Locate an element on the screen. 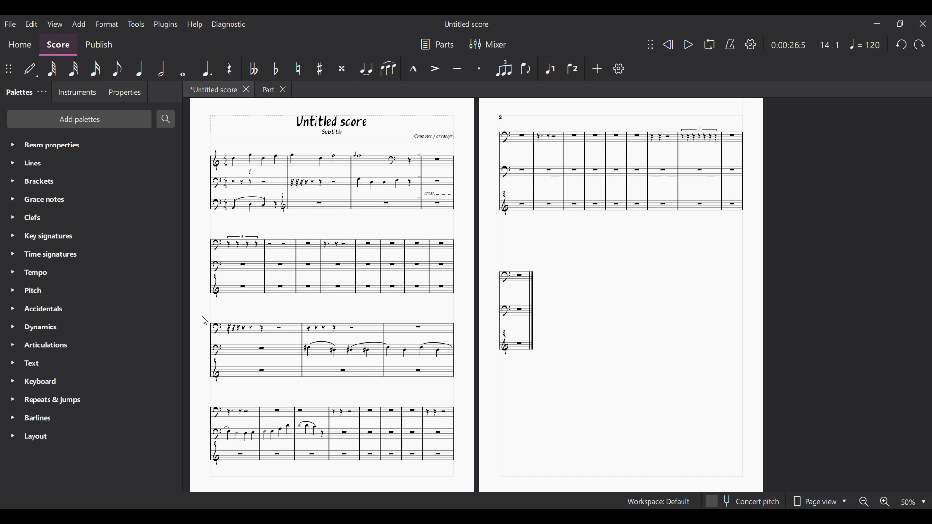 The width and height of the screenshot is (932, 524). Page view  is located at coordinates (819, 501).